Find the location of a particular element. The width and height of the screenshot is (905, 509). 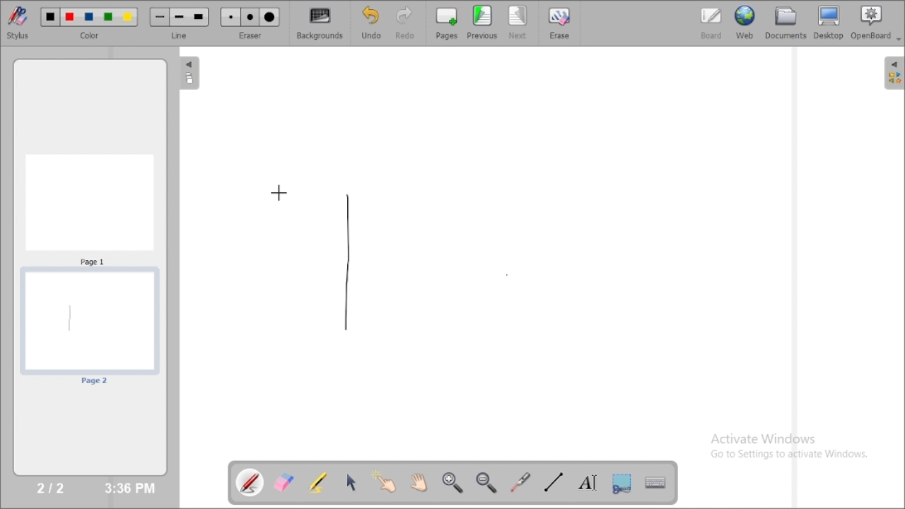

zoom in is located at coordinates (452, 483).